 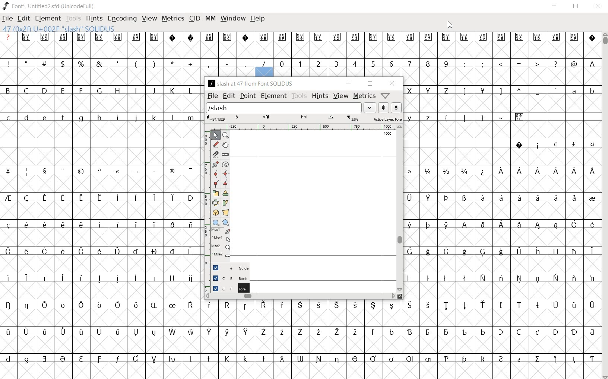 What do you see at coordinates (250, 83) in the screenshot?
I see `/slash at 47 from font SOLIDUS` at bounding box center [250, 83].